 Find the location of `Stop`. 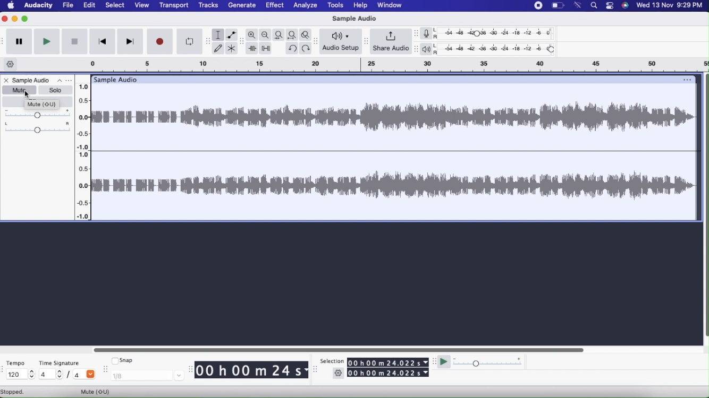

Stop is located at coordinates (75, 41).